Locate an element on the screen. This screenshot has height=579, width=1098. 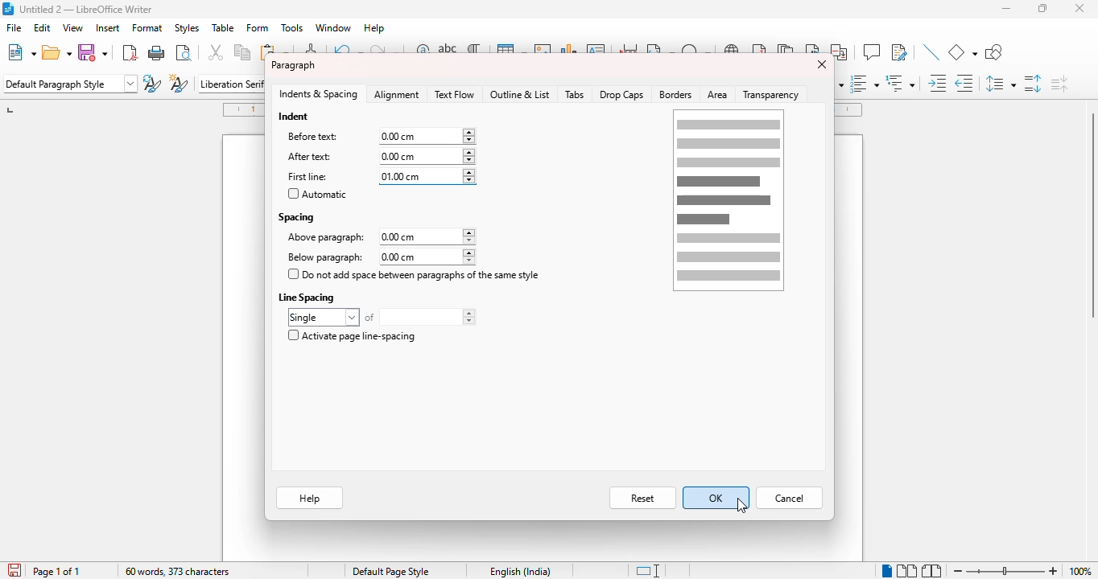
set page style is located at coordinates (70, 84).